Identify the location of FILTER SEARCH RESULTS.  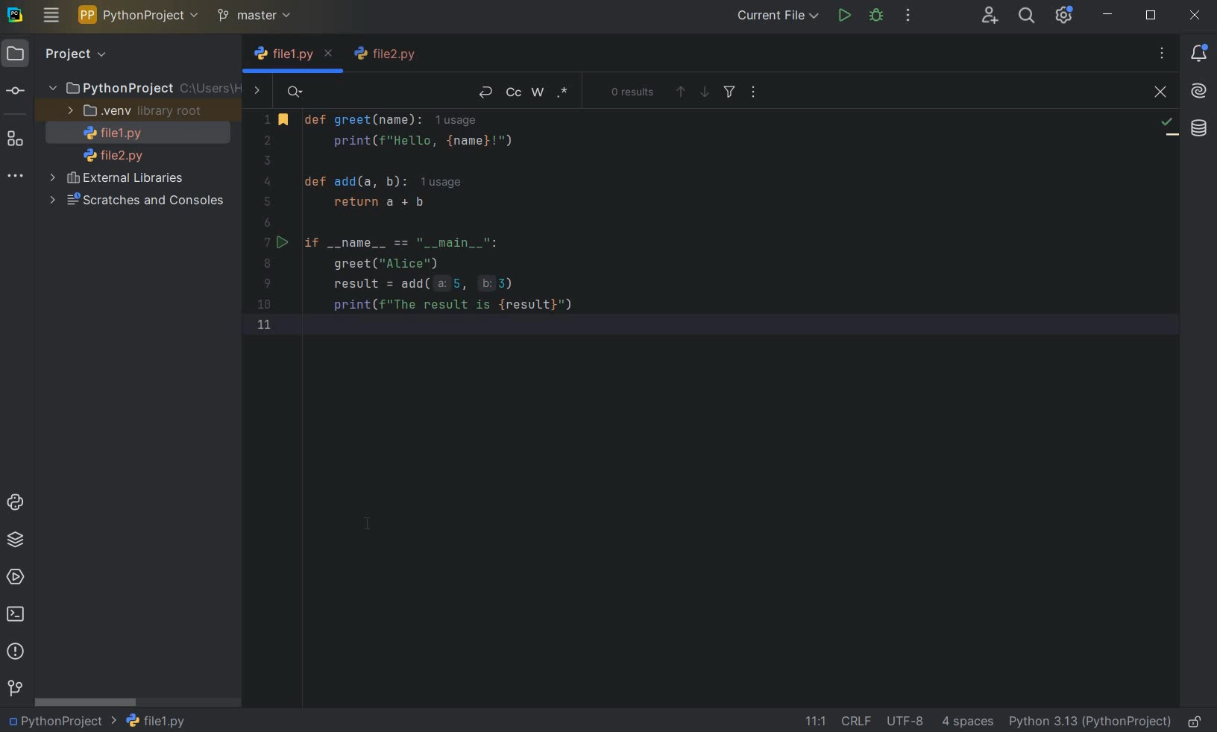
(729, 95).